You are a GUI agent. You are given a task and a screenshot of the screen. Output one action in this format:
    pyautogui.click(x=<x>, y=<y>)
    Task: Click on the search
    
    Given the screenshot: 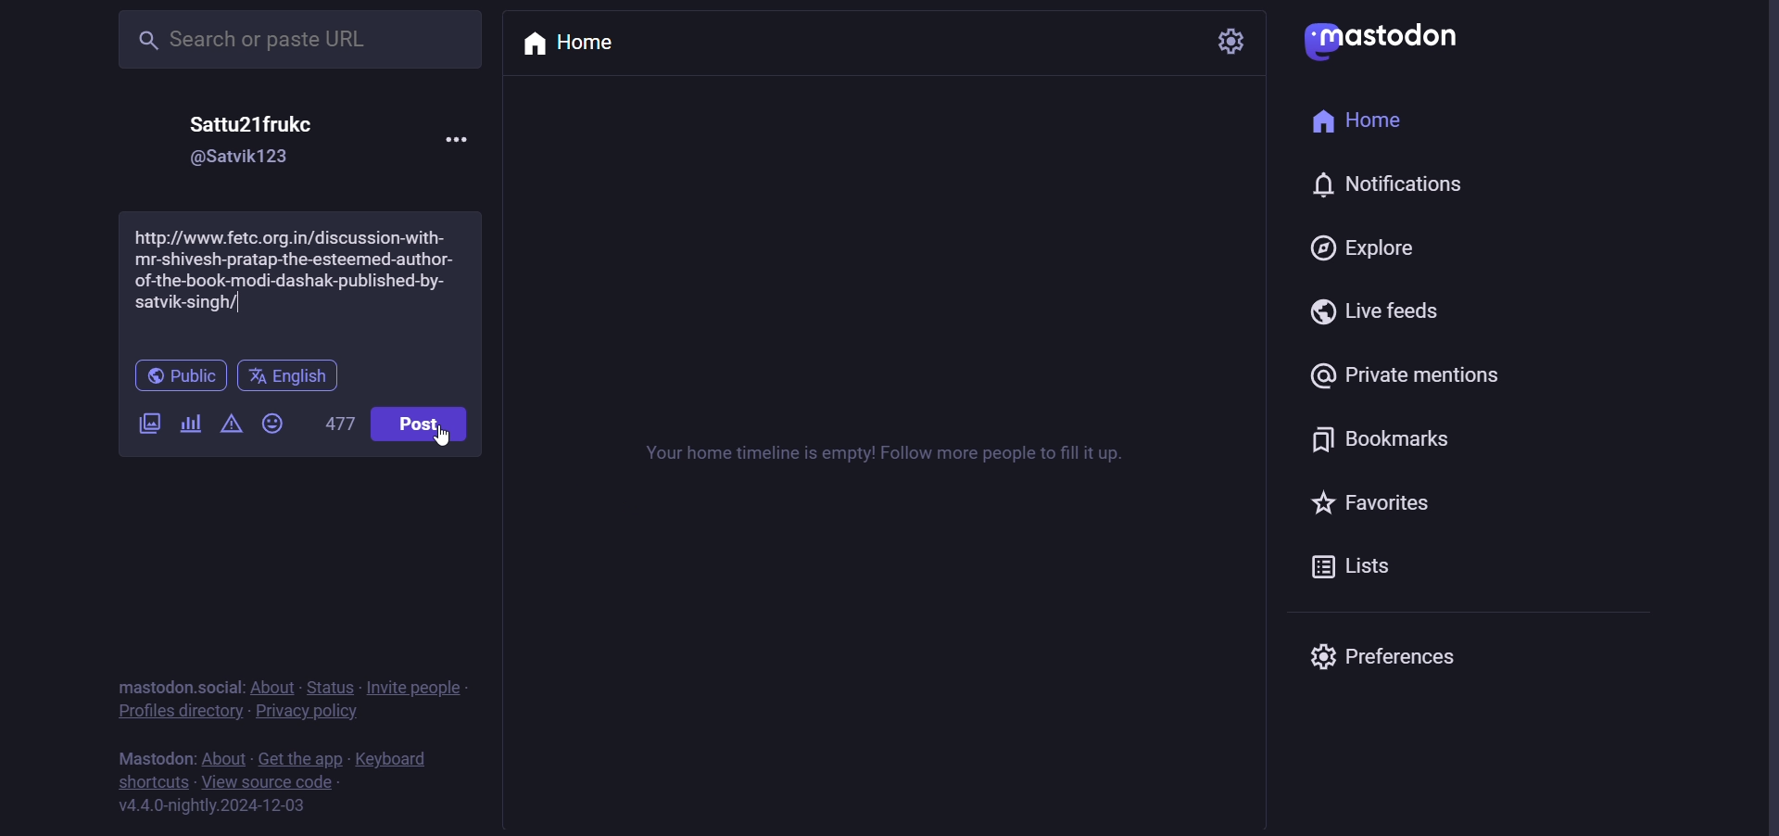 What is the action you would take?
    pyautogui.click(x=293, y=40)
    